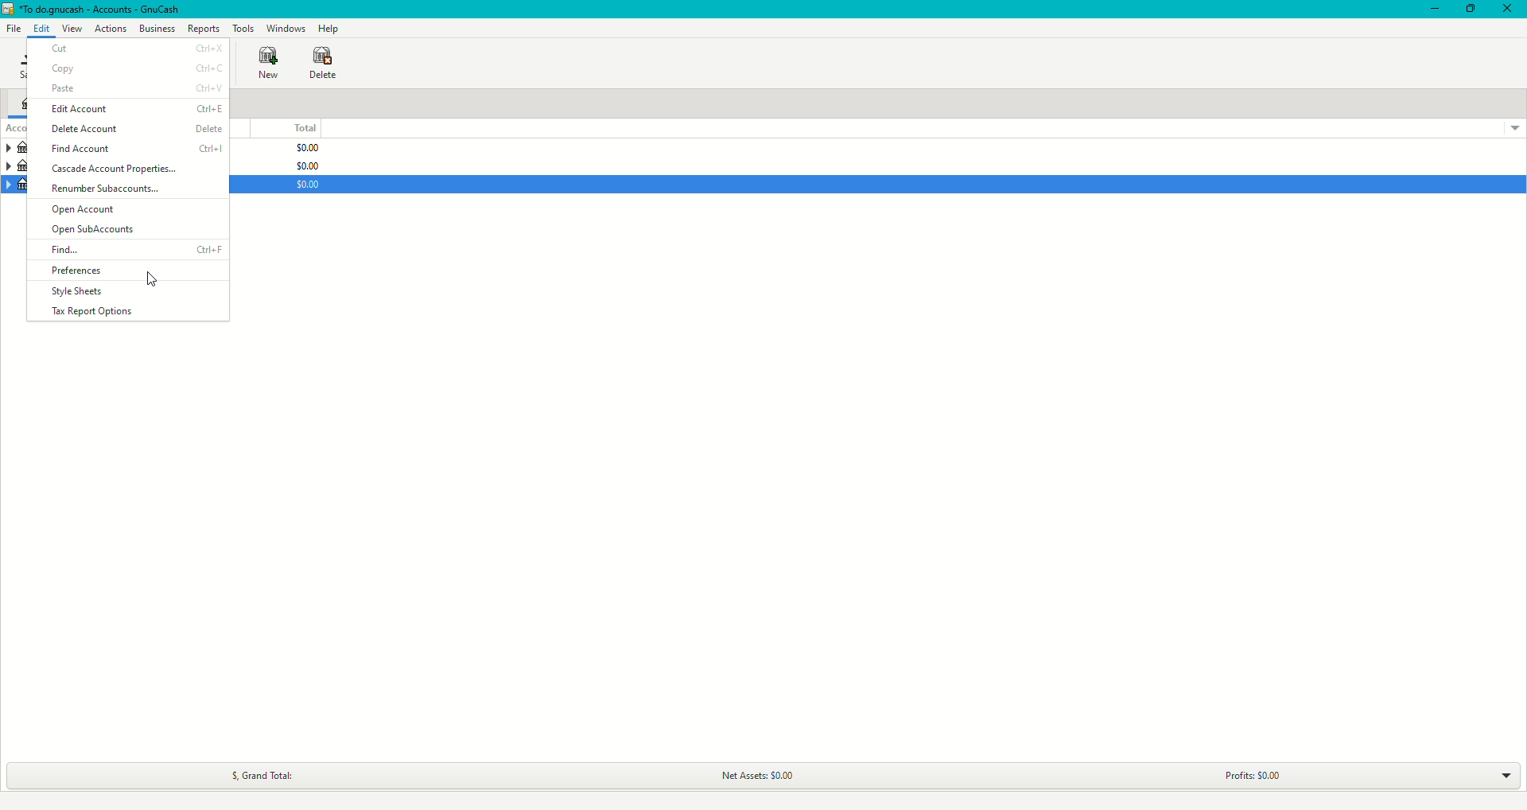  Describe the element at coordinates (13, 27) in the screenshot. I see `File` at that location.